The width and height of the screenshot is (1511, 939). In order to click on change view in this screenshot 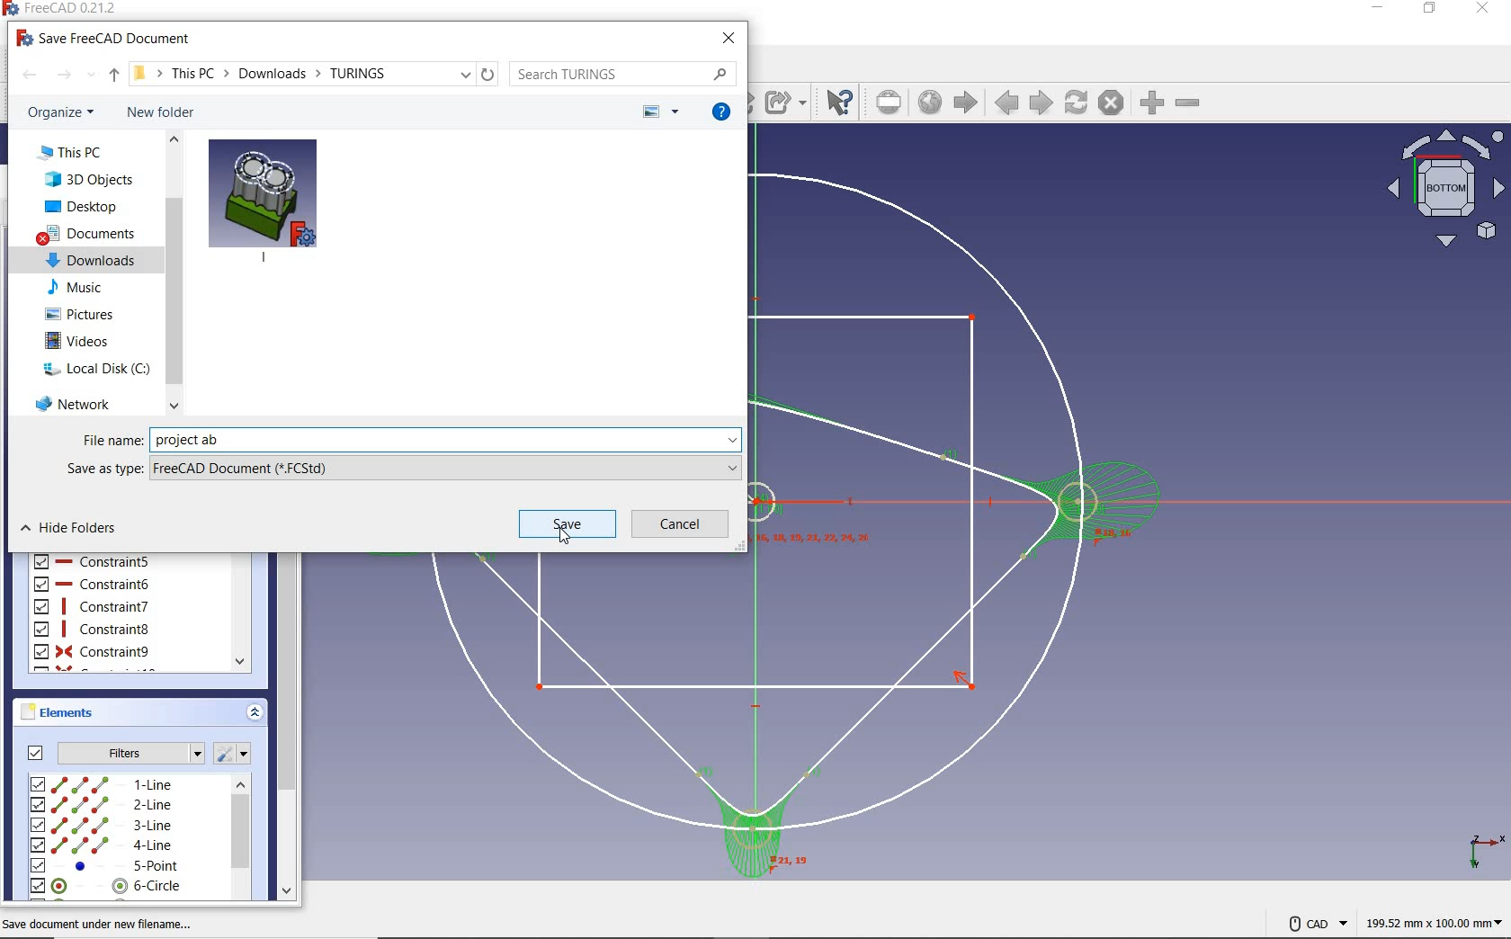, I will do `click(659, 112)`.